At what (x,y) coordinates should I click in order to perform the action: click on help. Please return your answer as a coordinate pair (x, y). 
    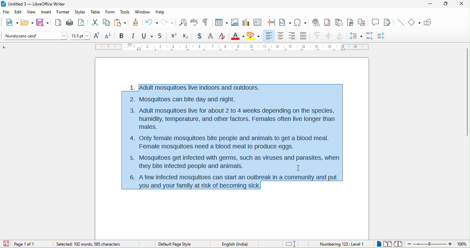
    Looking at the image, I should click on (161, 11).